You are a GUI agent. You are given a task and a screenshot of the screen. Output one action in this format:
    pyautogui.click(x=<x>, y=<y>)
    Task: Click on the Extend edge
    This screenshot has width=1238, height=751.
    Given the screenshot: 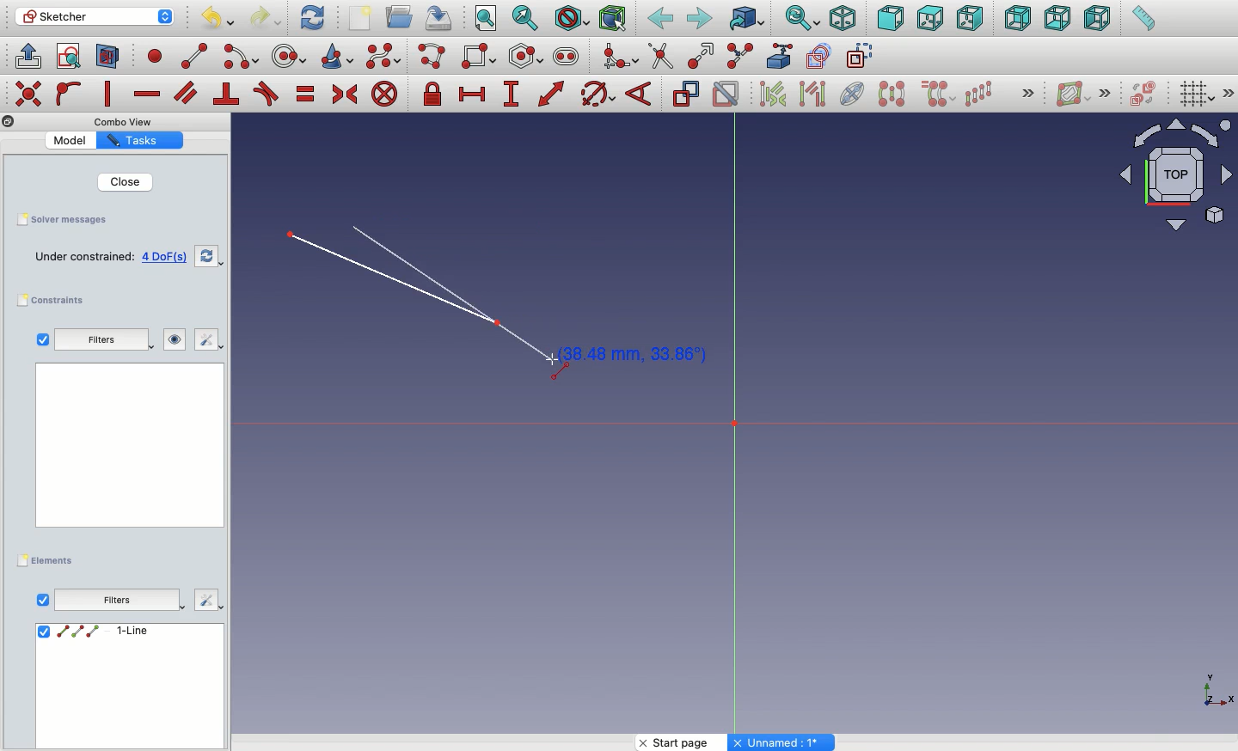 What is the action you would take?
    pyautogui.click(x=704, y=54)
    